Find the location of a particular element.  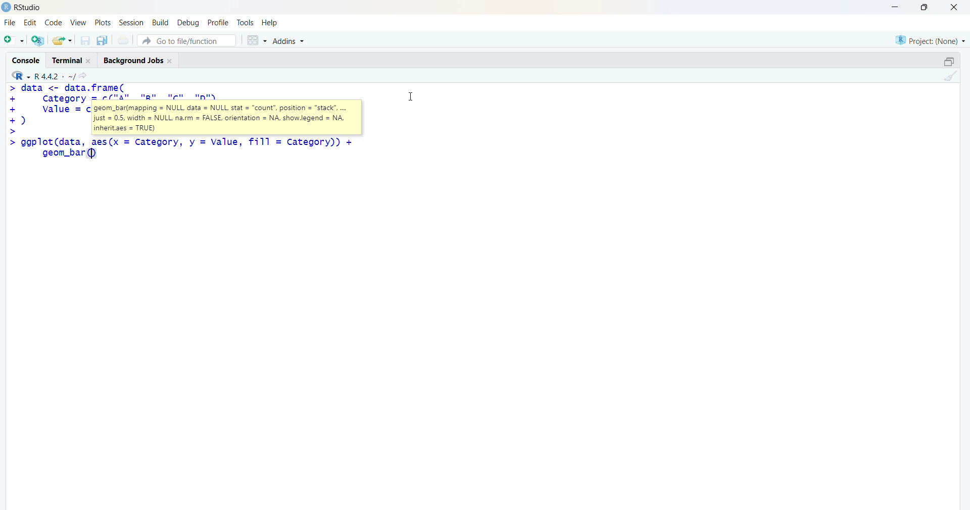

Session is located at coordinates (131, 23).